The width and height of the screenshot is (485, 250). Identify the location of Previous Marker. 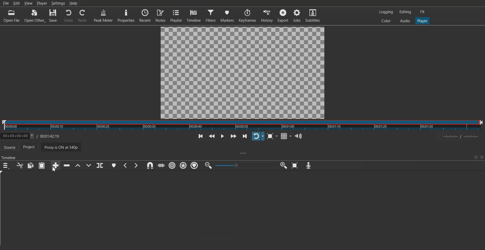
(126, 165).